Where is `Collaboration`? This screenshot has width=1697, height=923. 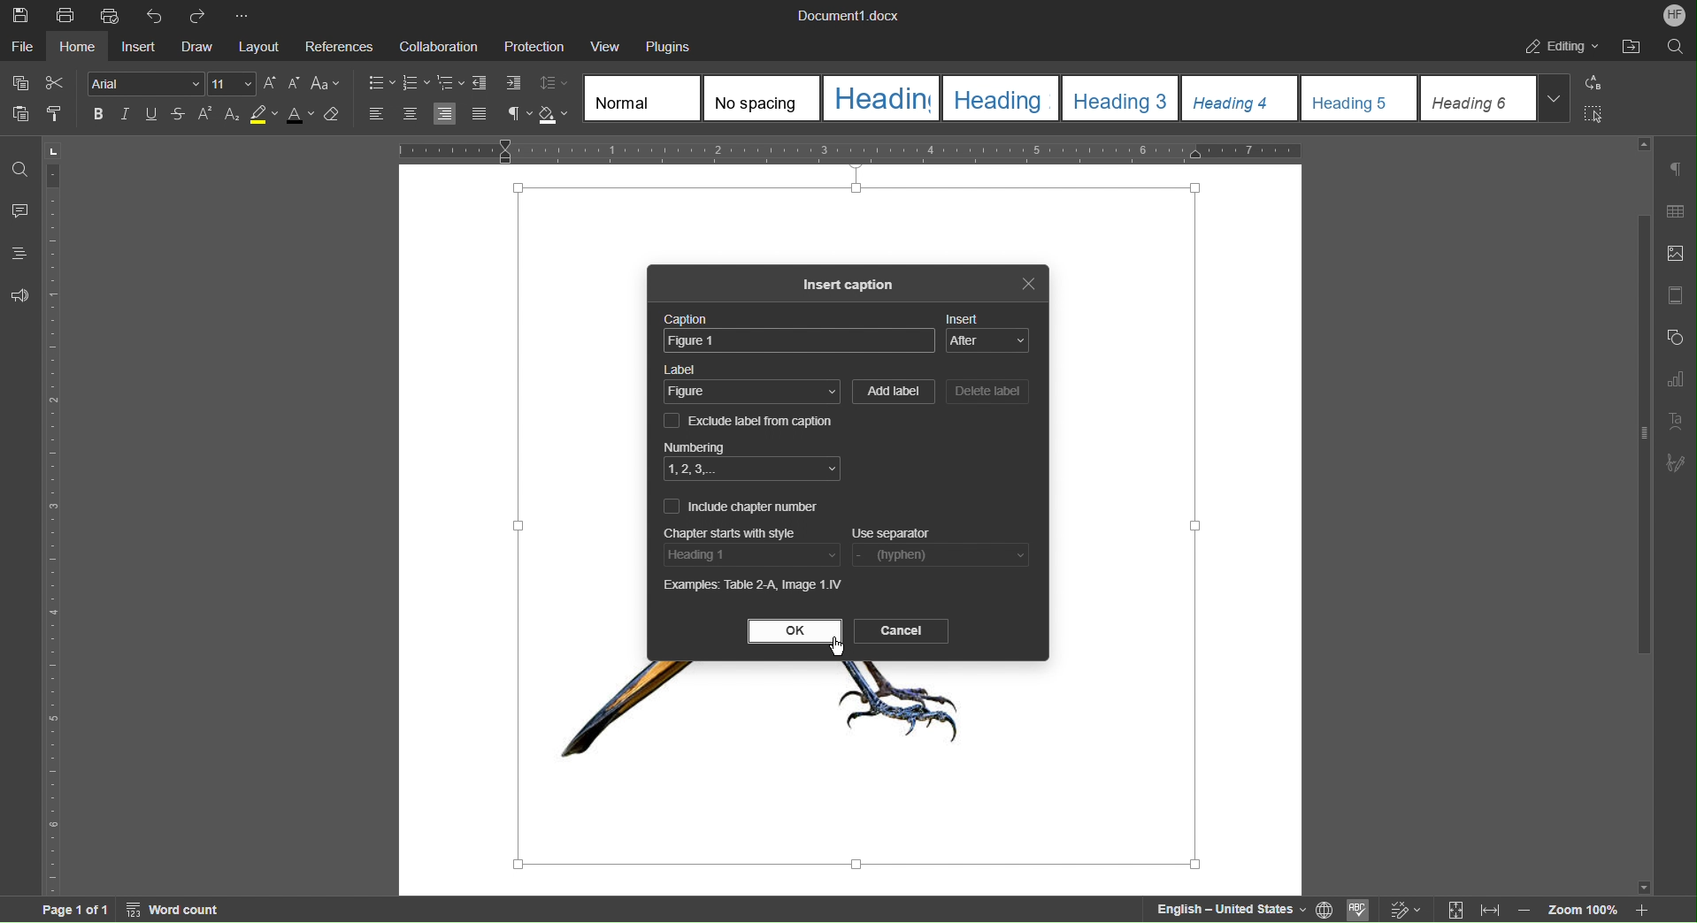 Collaboration is located at coordinates (438, 49).